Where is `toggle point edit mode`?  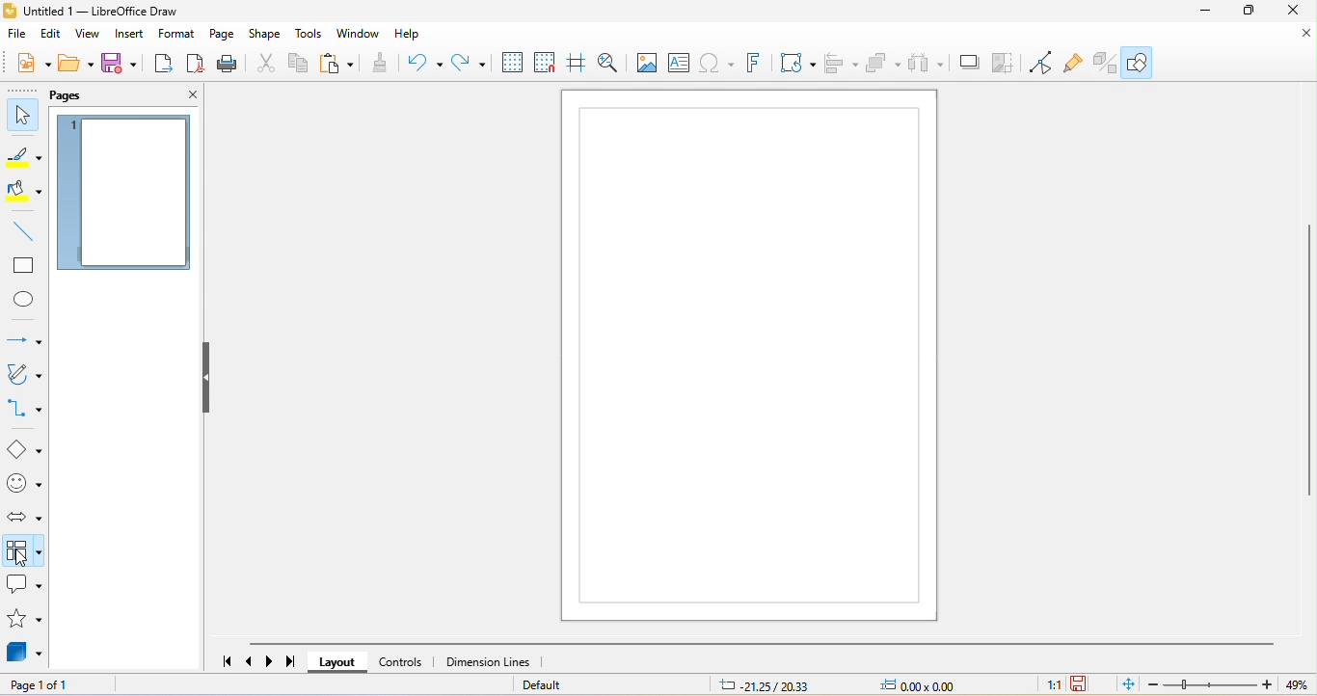
toggle point edit mode is located at coordinates (1045, 64).